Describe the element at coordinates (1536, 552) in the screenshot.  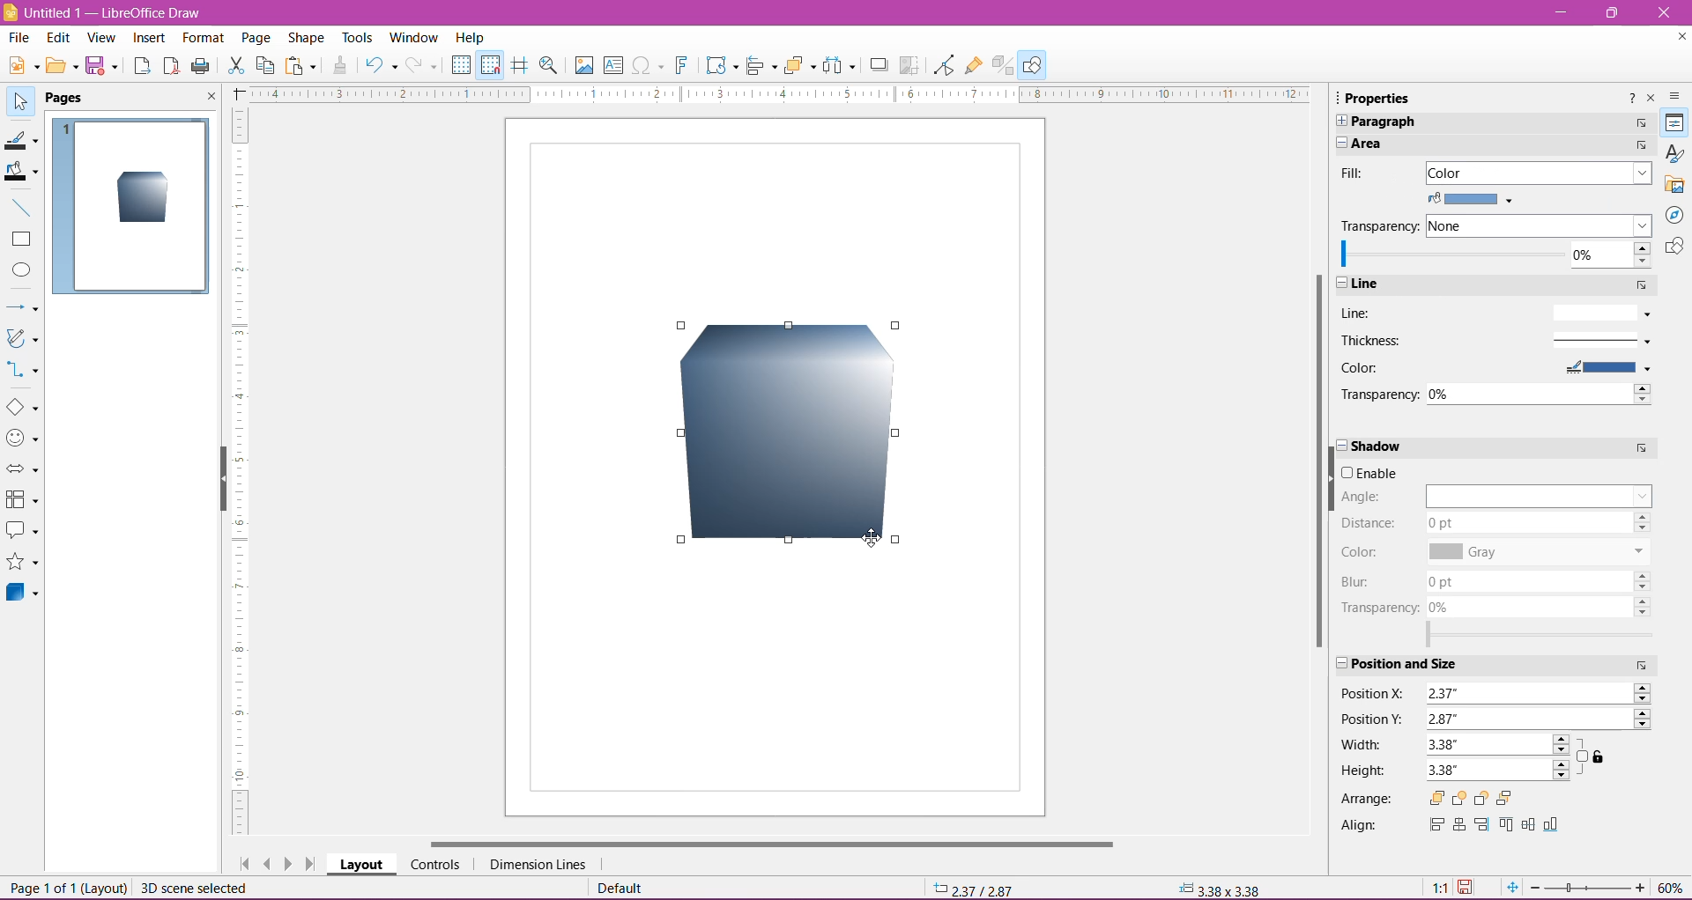
I see `Set Shadow color` at that location.